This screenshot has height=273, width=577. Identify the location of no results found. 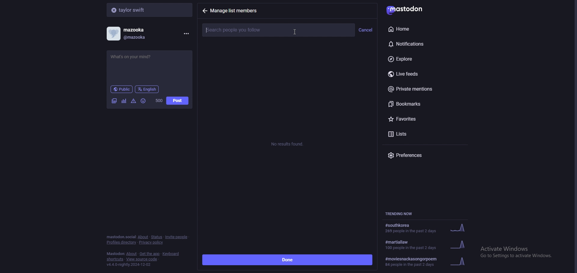
(288, 144).